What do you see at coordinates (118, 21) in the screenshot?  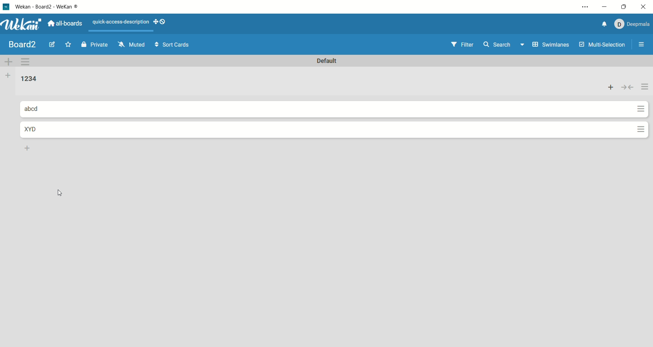 I see `text` at bounding box center [118, 21].